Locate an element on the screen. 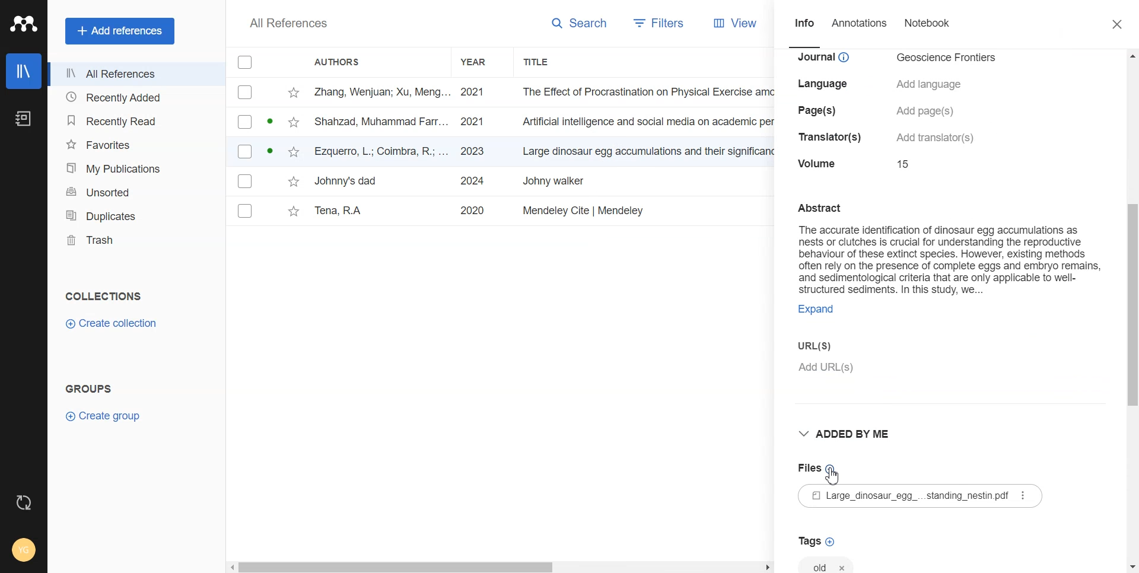  File is located at coordinates (545, 181).